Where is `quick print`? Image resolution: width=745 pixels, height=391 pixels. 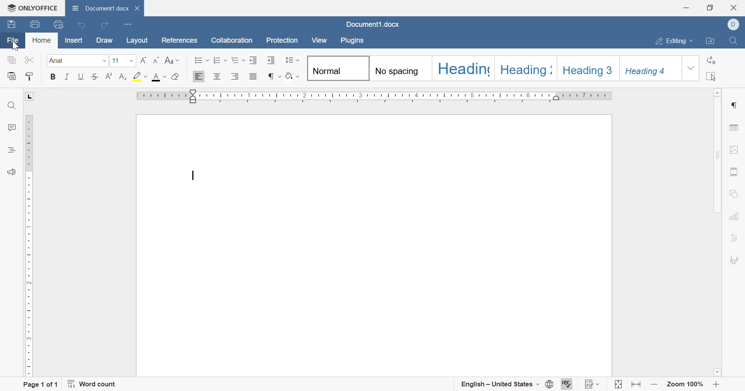 quick print is located at coordinates (57, 24).